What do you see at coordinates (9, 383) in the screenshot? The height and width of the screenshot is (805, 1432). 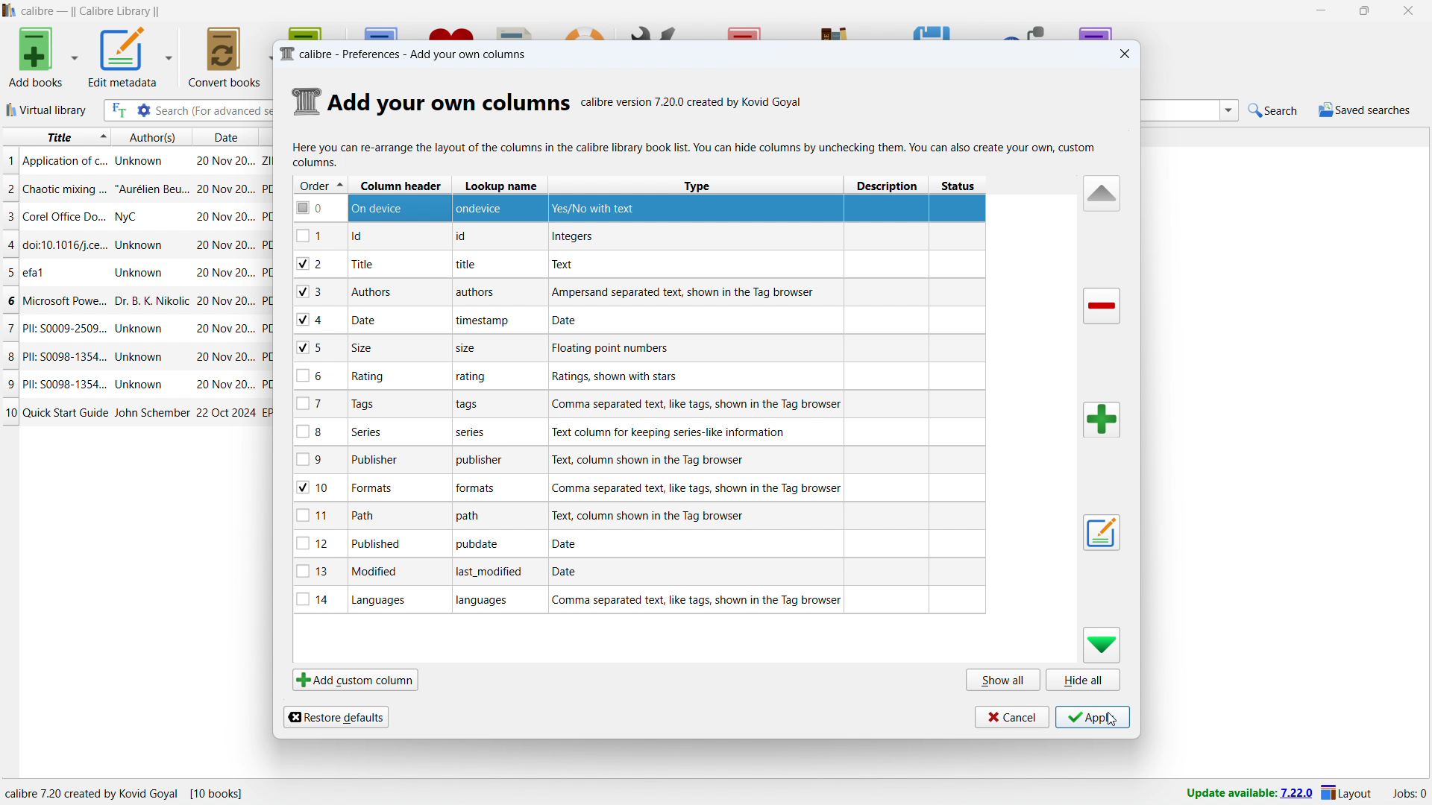 I see `9` at bounding box center [9, 383].